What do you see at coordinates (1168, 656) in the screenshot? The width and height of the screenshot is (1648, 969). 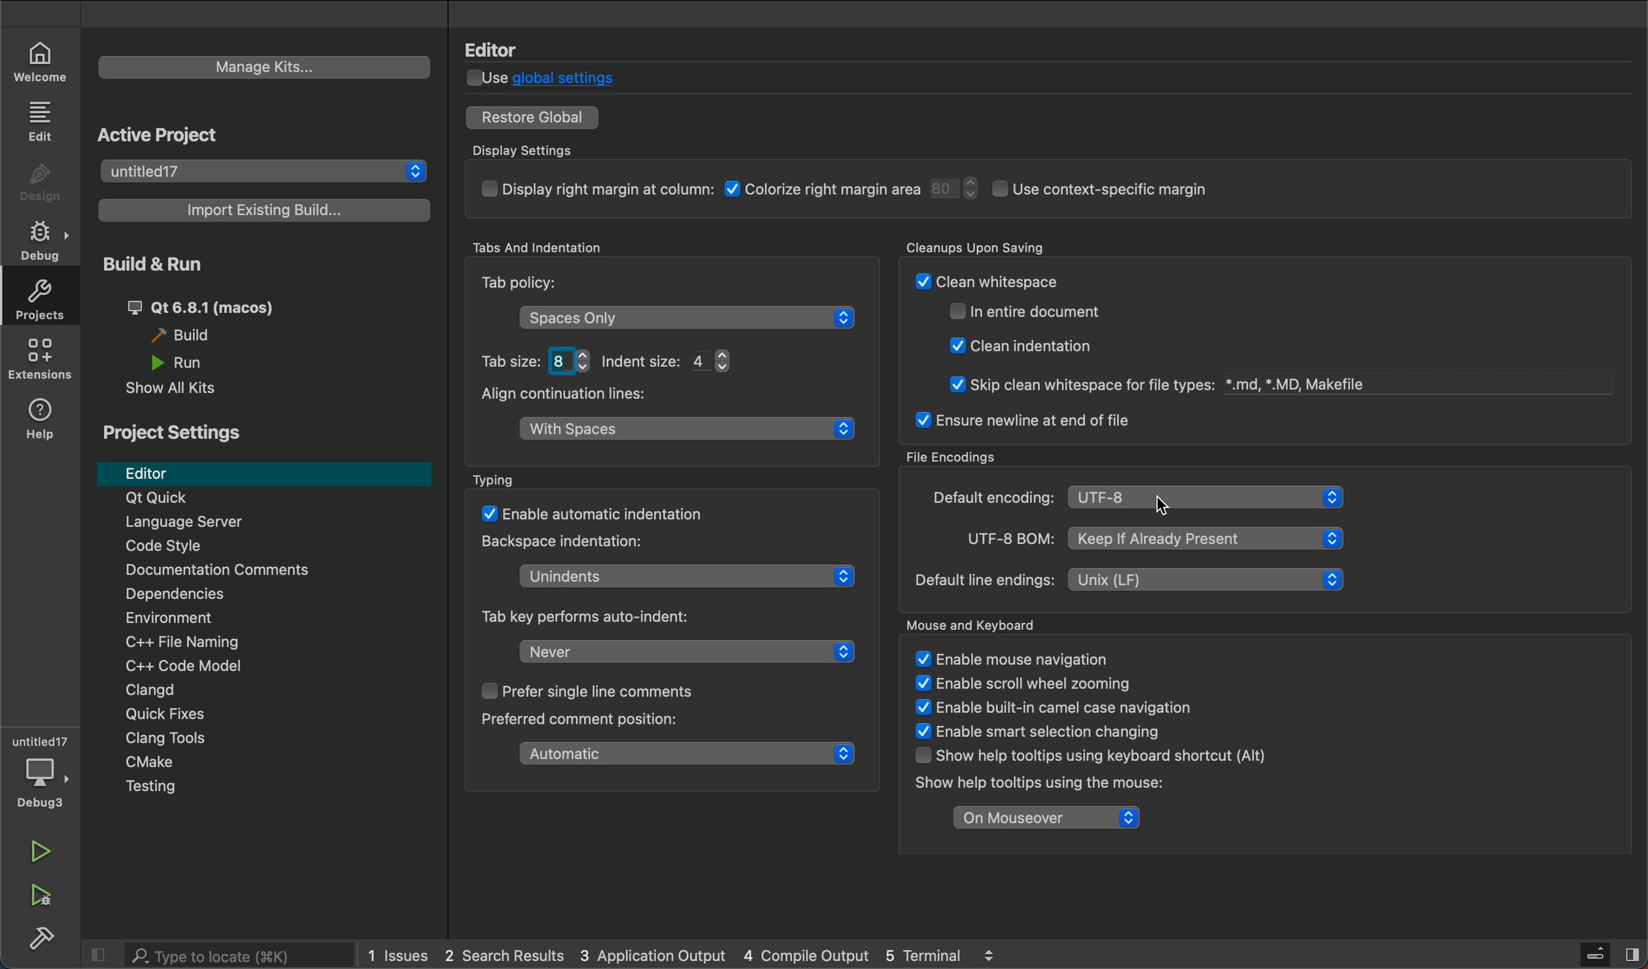 I see `mouse and keyboard settings` at bounding box center [1168, 656].